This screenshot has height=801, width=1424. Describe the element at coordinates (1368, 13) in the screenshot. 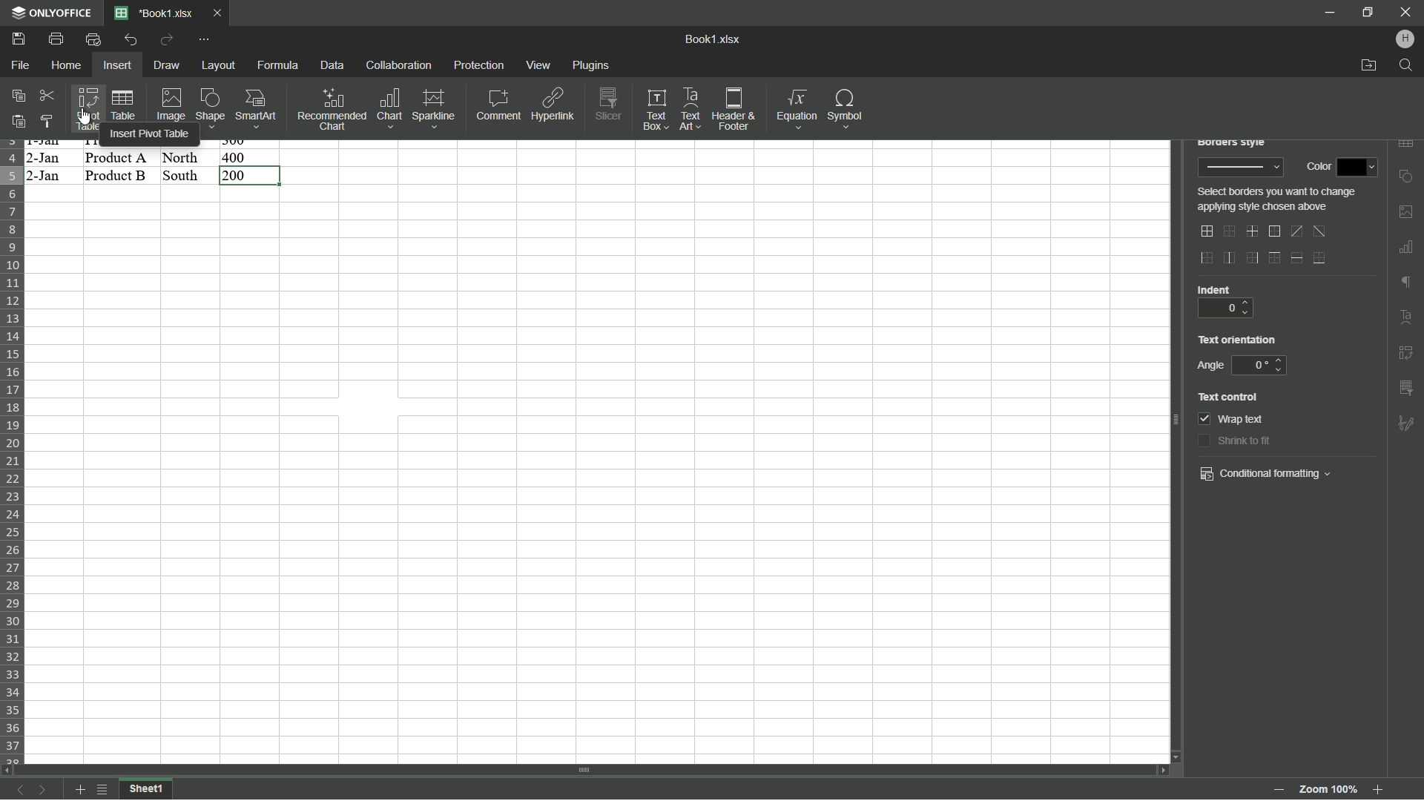

I see `minimize/maximize` at that location.